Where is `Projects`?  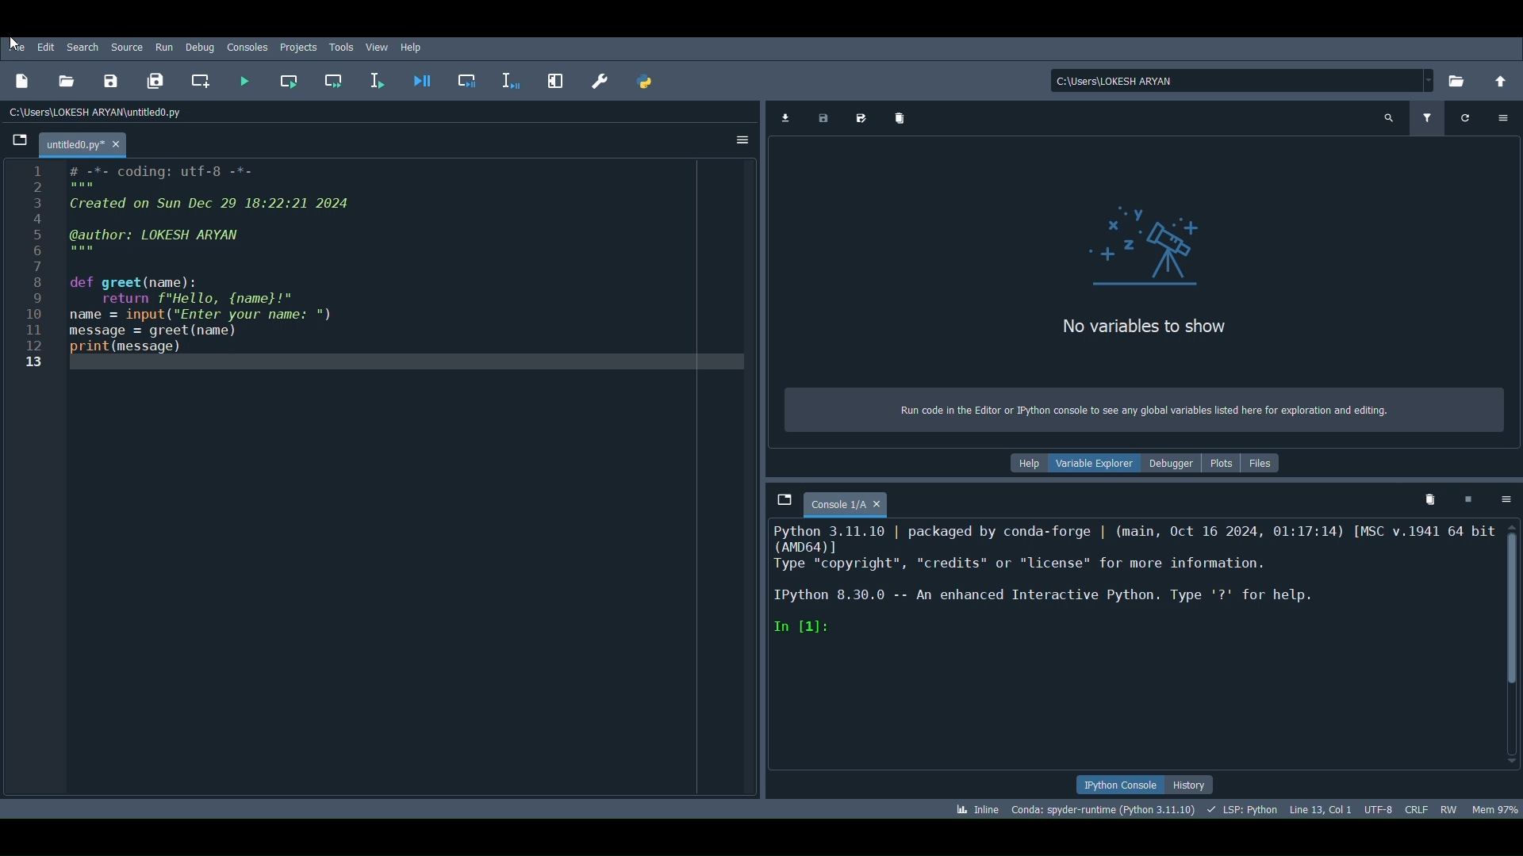 Projects is located at coordinates (297, 48).